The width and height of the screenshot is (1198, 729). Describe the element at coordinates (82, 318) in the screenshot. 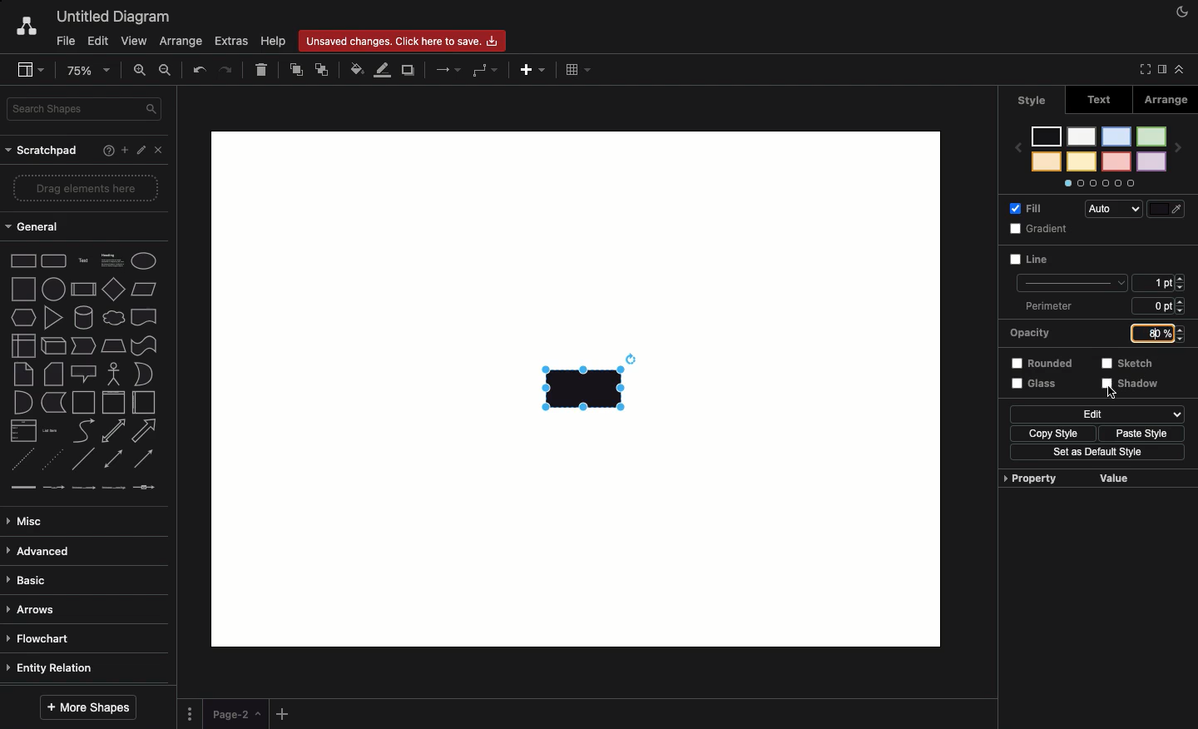

I see `cylinder` at that location.